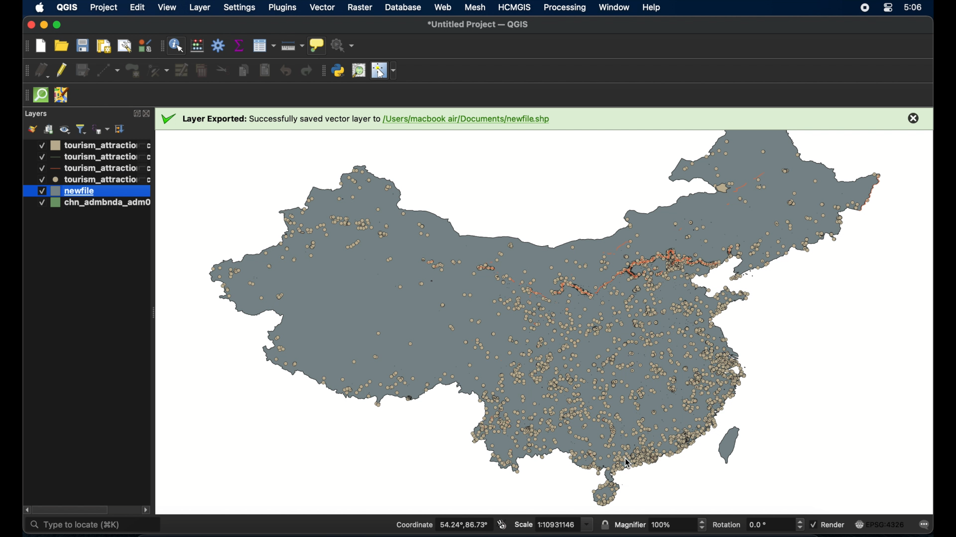  Describe the element at coordinates (146, 509) in the screenshot. I see `scroll right arrow` at that location.